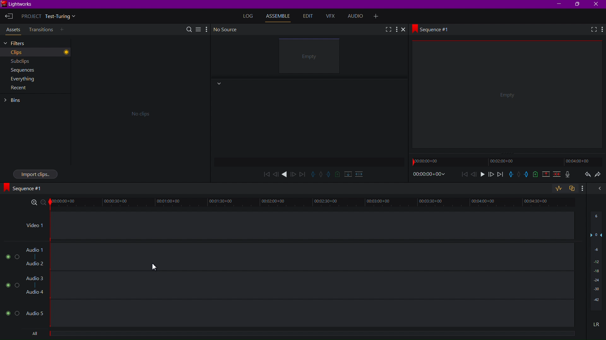 The height and width of the screenshot is (340, 606). I want to click on Bins, so click(15, 100).